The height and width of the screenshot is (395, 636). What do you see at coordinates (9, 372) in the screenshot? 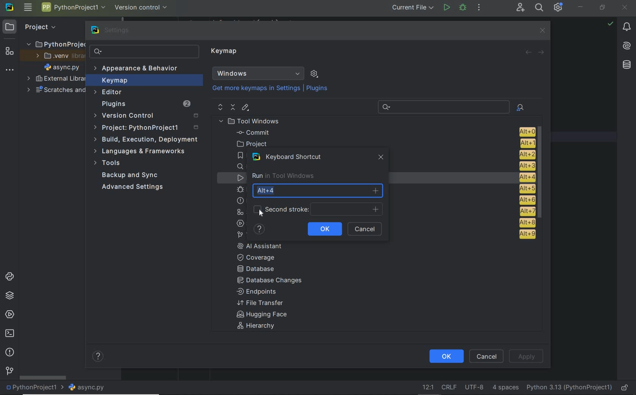
I see `version control` at bounding box center [9, 372].